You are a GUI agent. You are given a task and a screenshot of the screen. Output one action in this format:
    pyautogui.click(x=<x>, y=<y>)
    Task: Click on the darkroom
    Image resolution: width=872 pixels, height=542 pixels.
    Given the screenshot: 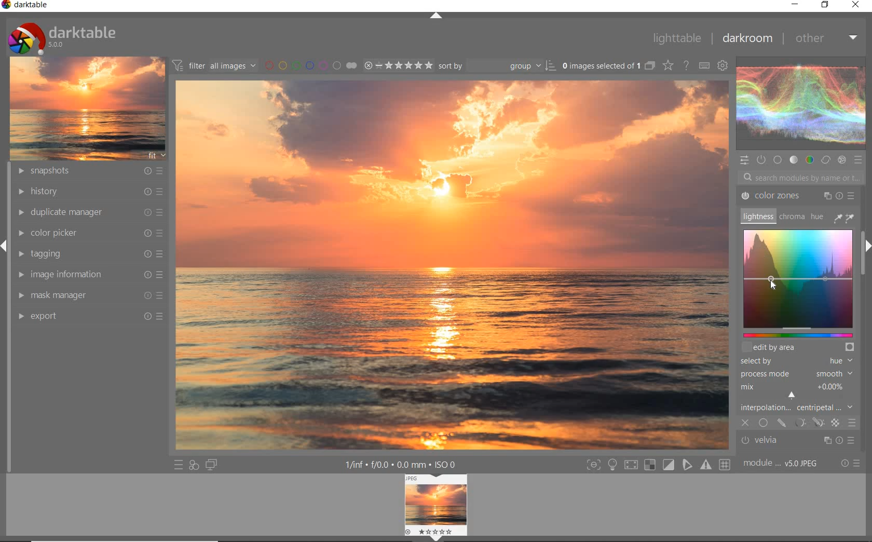 What is the action you would take?
    pyautogui.click(x=750, y=39)
    